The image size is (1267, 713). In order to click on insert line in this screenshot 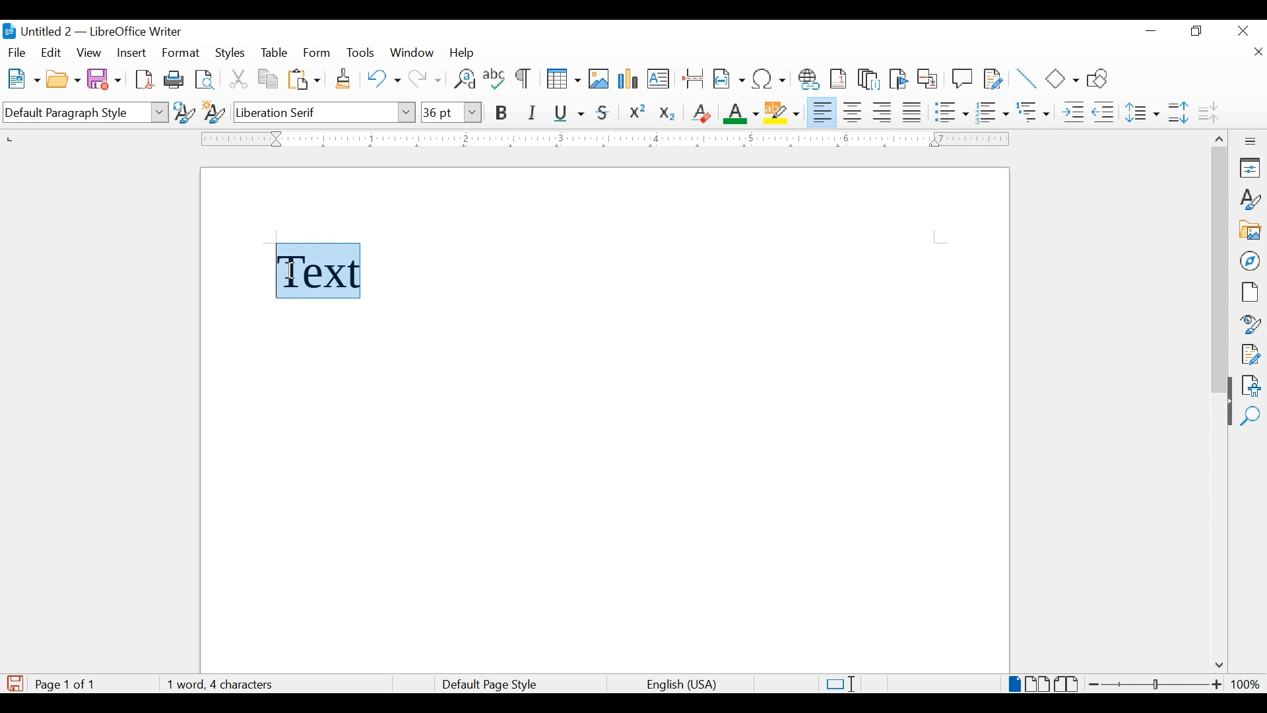, I will do `click(1027, 79)`.